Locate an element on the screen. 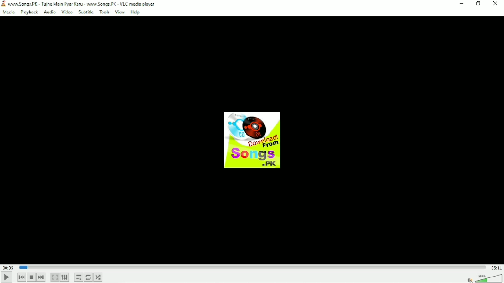  Toggle playlist is located at coordinates (79, 277).